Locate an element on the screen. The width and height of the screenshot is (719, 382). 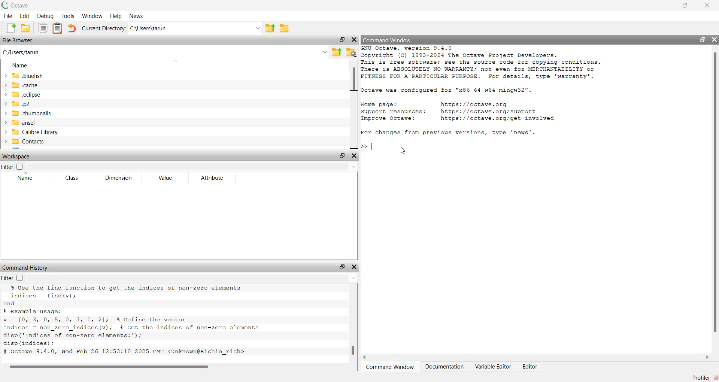
checkbox is located at coordinates (22, 278).